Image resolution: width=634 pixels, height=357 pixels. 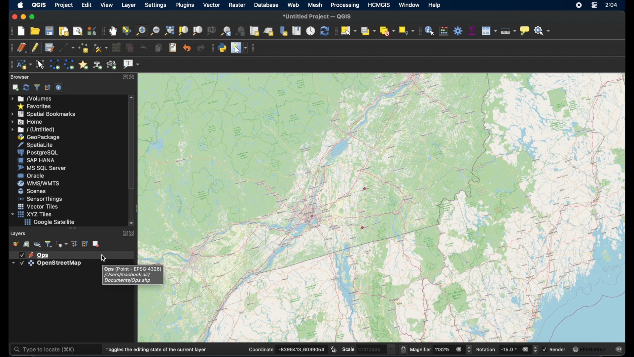 I want to click on project toolbar, so click(x=10, y=32).